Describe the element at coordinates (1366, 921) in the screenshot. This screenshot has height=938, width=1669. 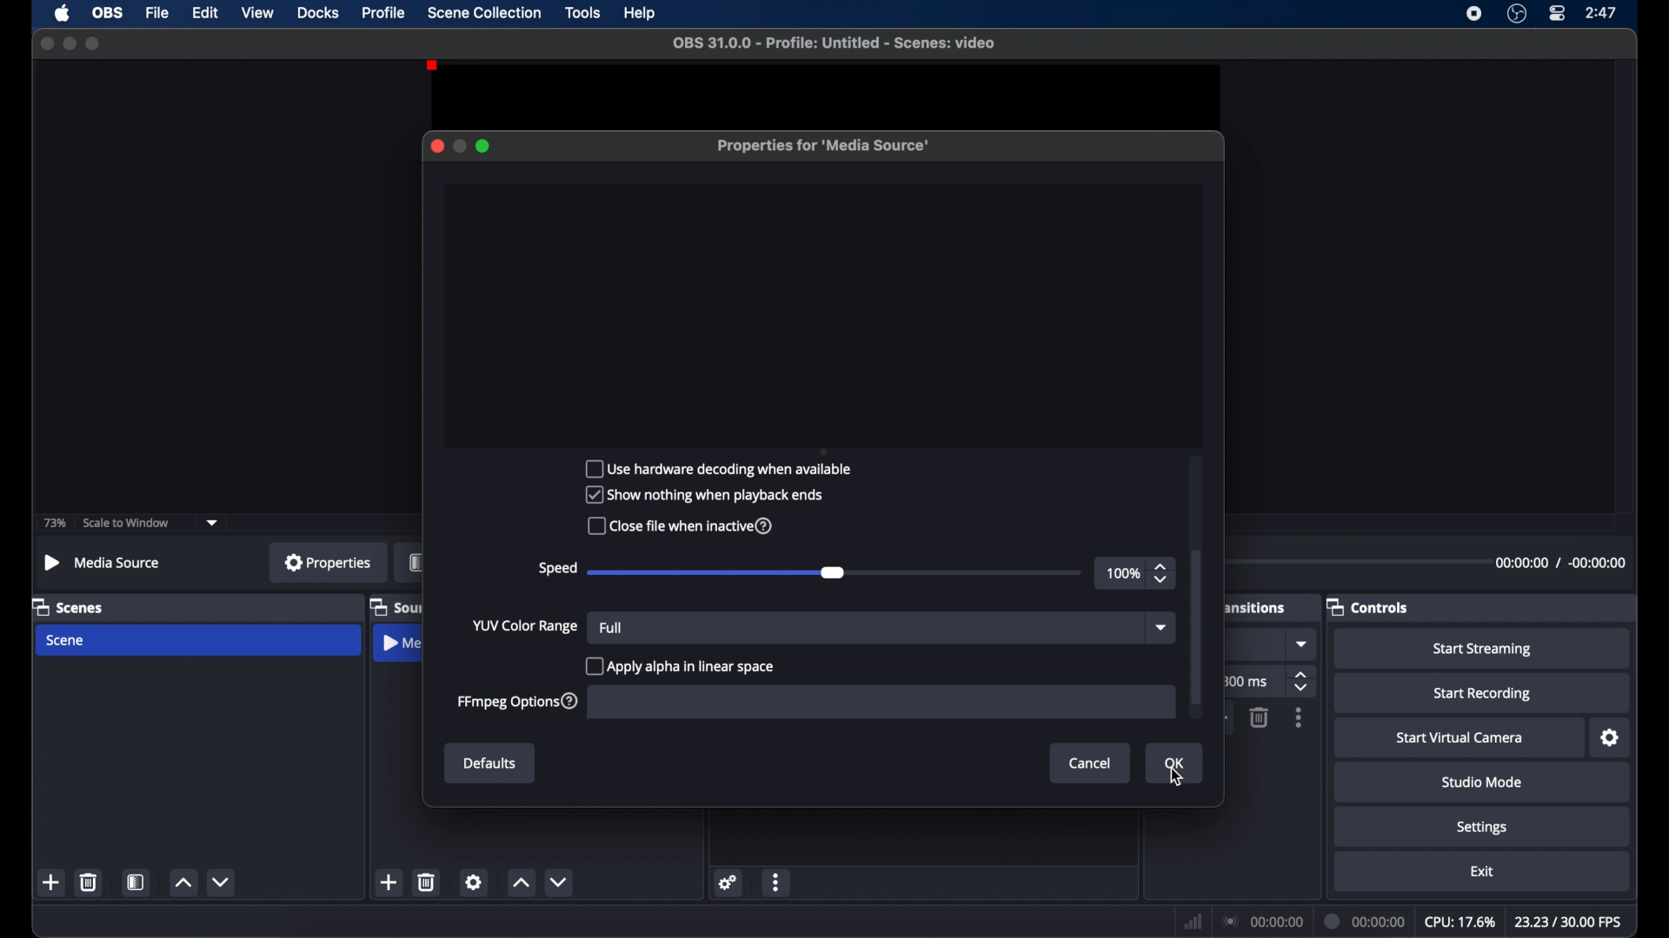
I see `duration` at that location.